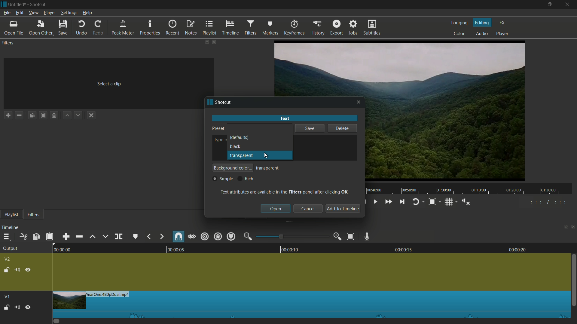 The width and height of the screenshot is (577, 324). Describe the element at coordinates (19, 13) in the screenshot. I see `edit menu` at that location.